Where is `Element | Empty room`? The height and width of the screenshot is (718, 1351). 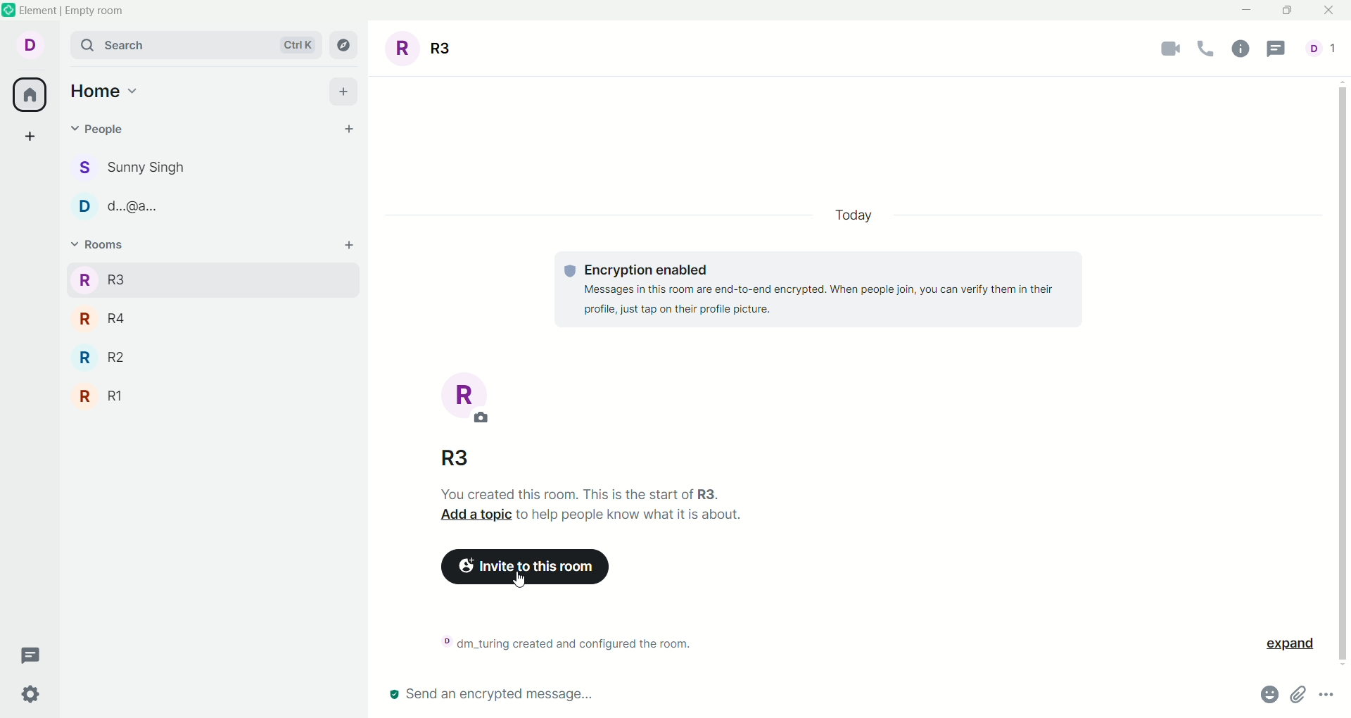 Element | Empty room is located at coordinates (73, 11).